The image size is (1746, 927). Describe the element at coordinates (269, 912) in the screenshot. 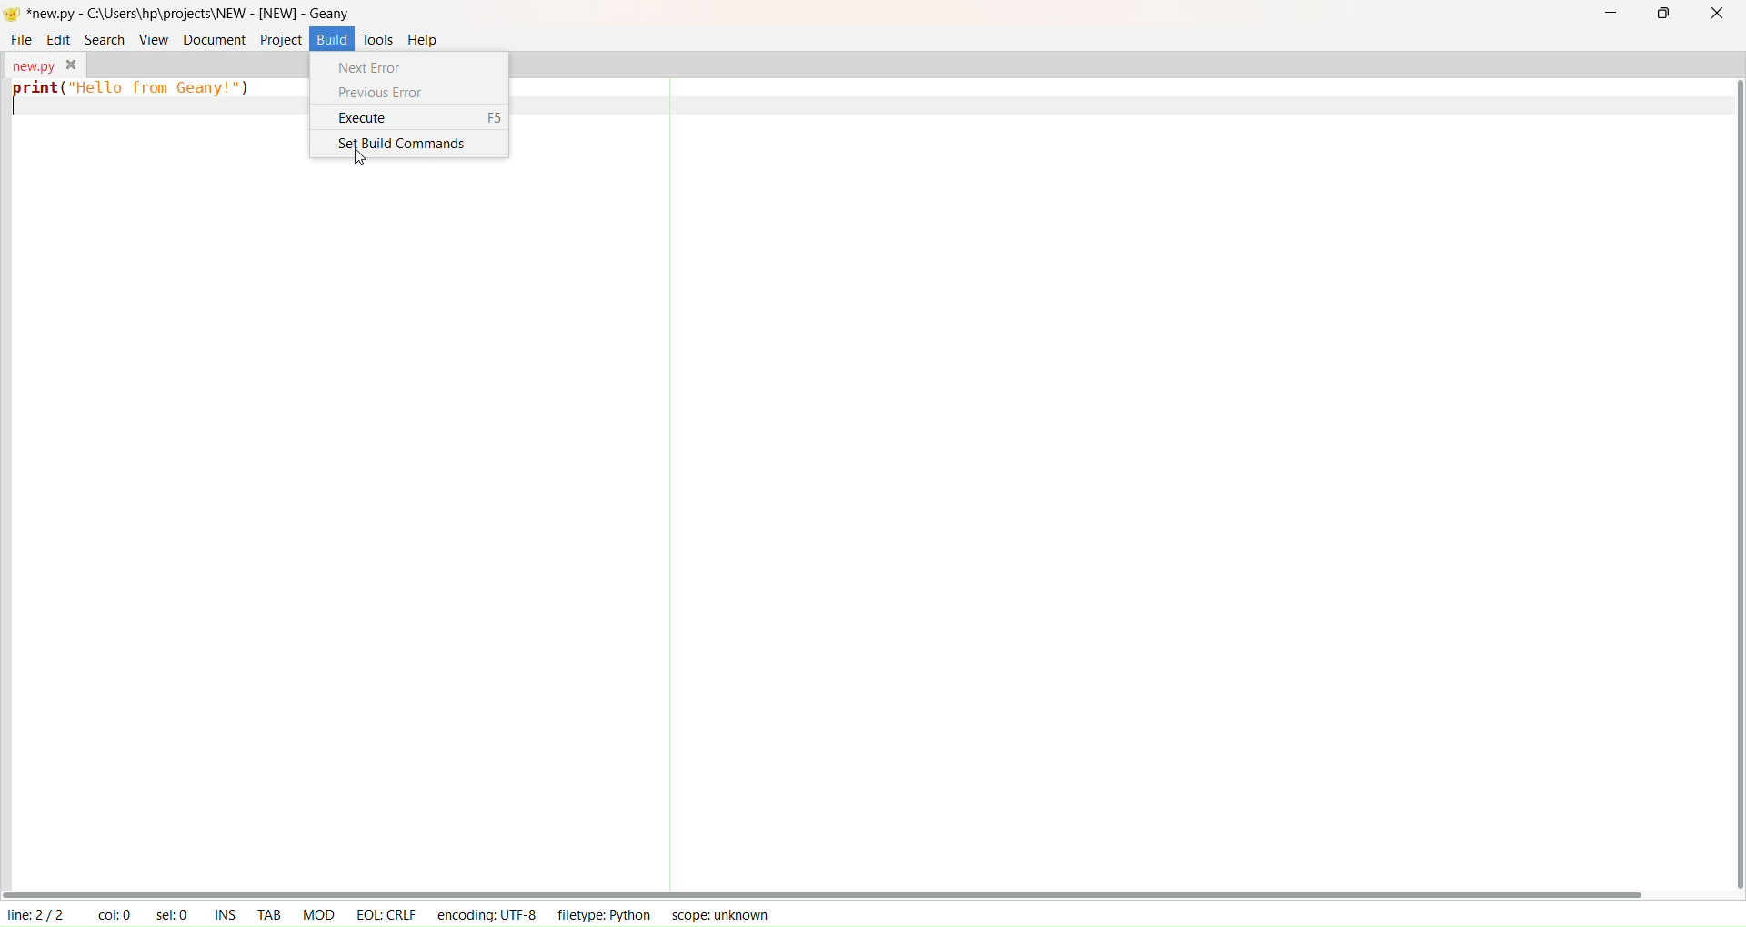

I see `TAB` at that location.